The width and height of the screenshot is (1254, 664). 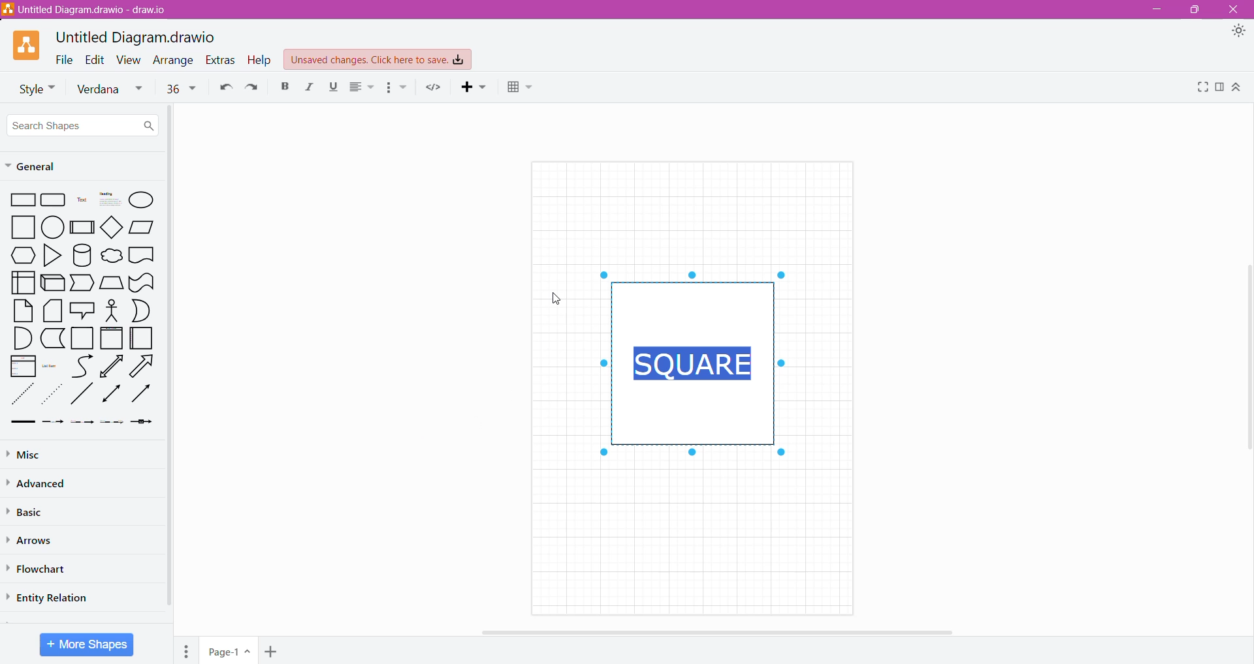 What do you see at coordinates (1242, 90) in the screenshot?
I see `Expand/Collapse` at bounding box center [1242, 90].